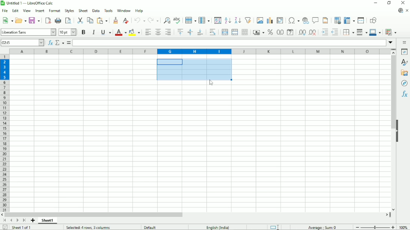  I want to click on Insert hyperlink, so click(306, 20).